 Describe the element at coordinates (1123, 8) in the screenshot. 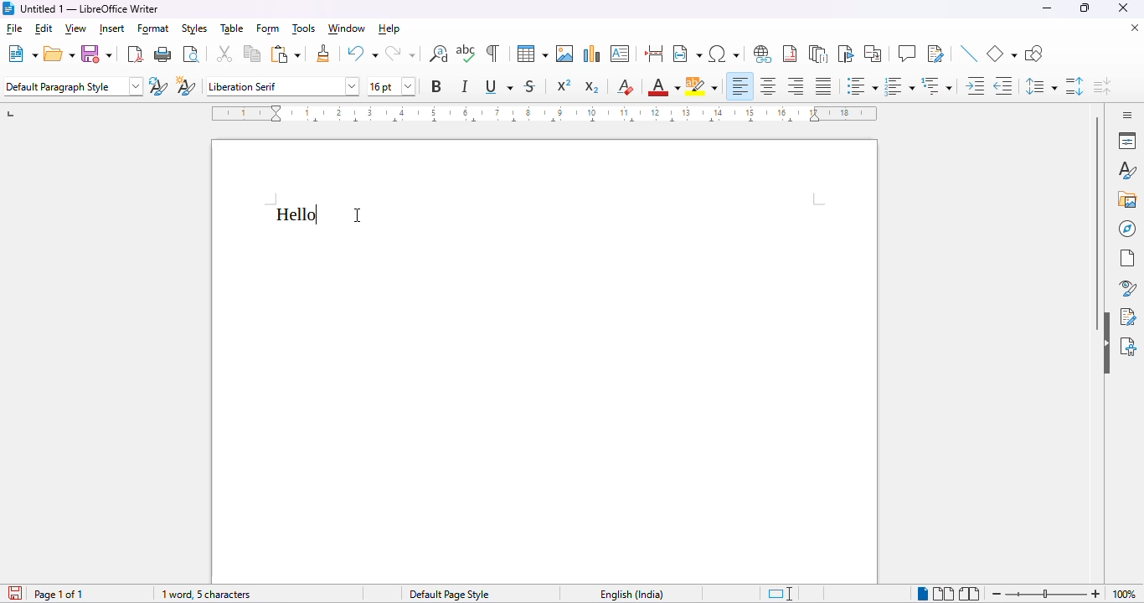

I see `close` at that location.